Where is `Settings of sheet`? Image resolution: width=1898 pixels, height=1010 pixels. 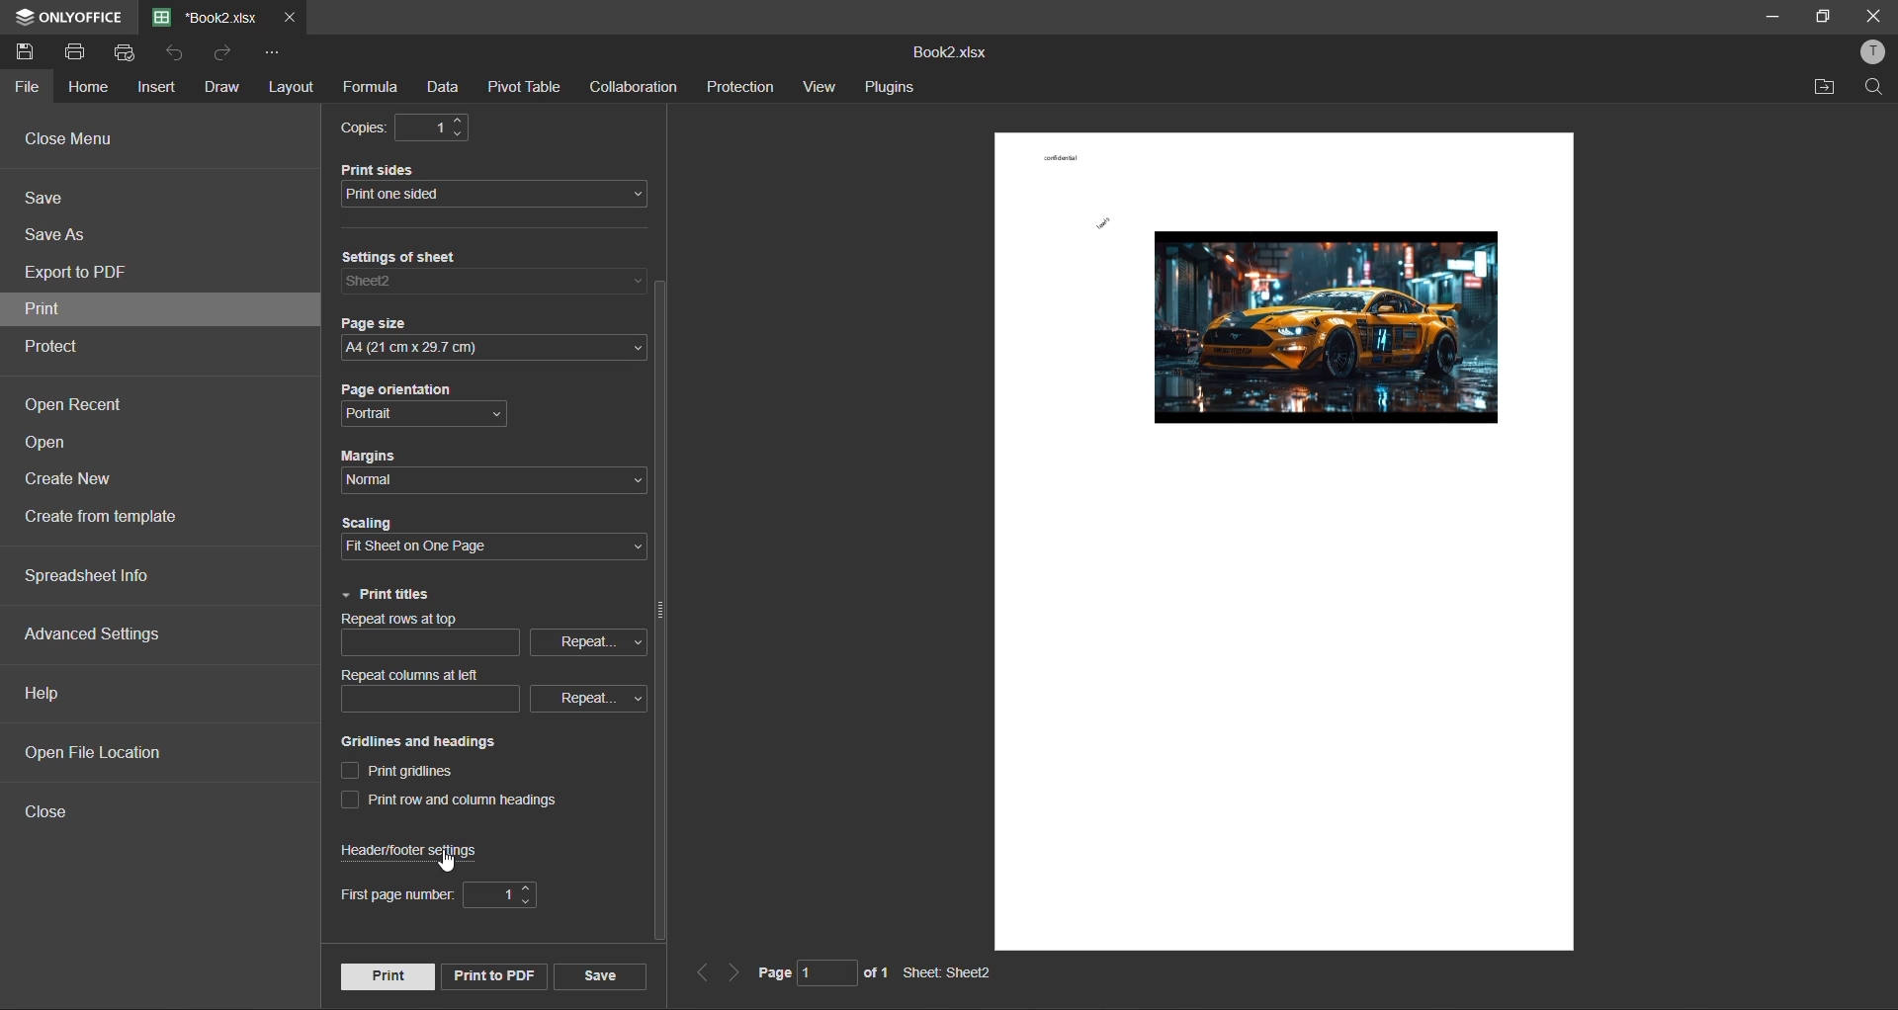 Settings of sheet is located at coordinates (405, 255).